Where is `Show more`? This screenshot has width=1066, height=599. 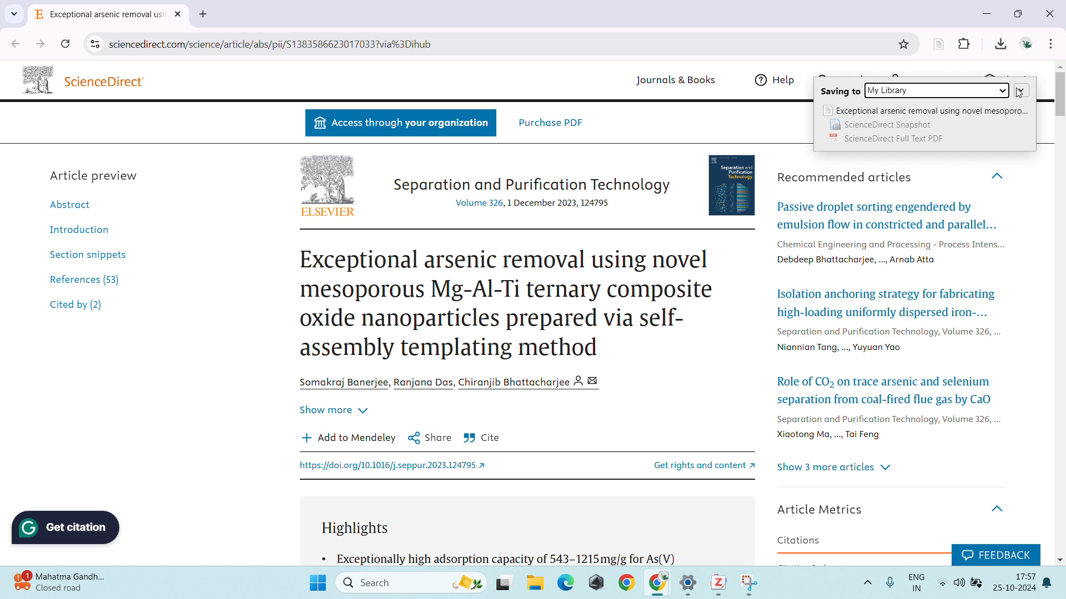
Show more is located at coordinates (333, 407).